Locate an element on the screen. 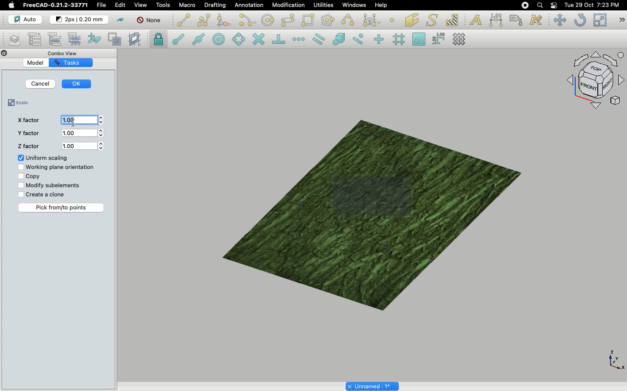 The width and height of the screenshot is (627, 391). Snap grid is located at coordinates (400, 39).